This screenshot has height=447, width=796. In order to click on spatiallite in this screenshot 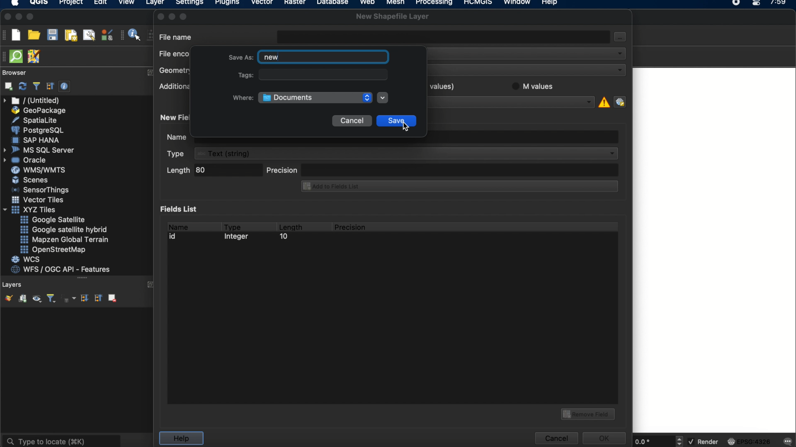, I will do `click(36, 120)`.